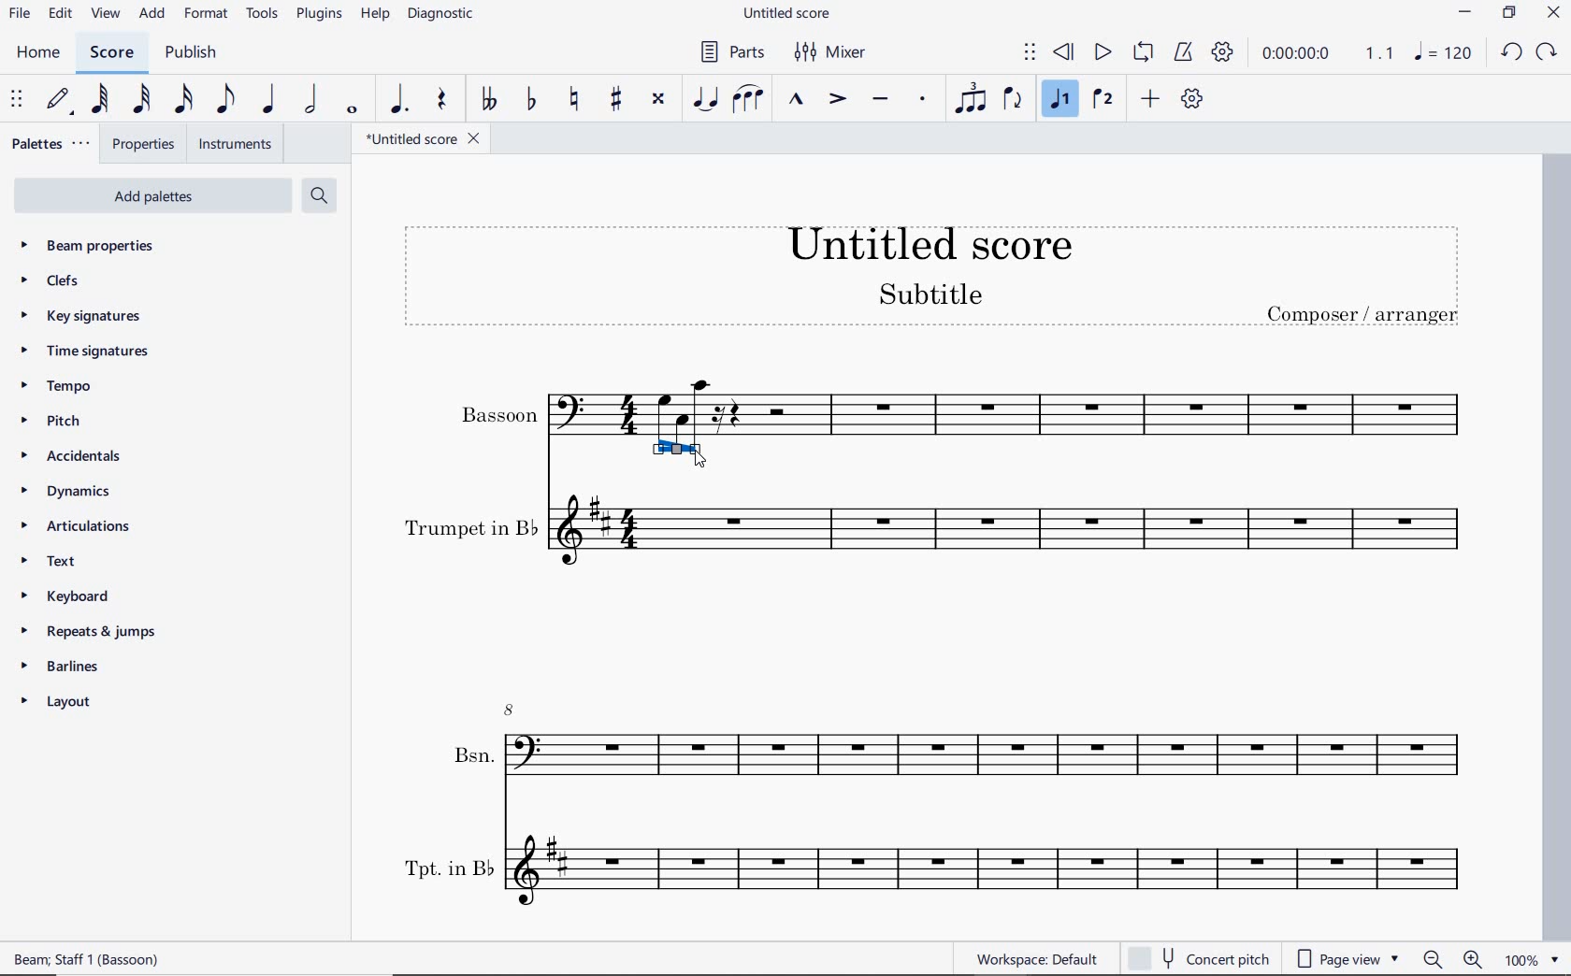 The height and width of the screenshot is (976, 1571). Describe the element at coordinates (50, 144) in the screenshot. I see `palettes` at that location.